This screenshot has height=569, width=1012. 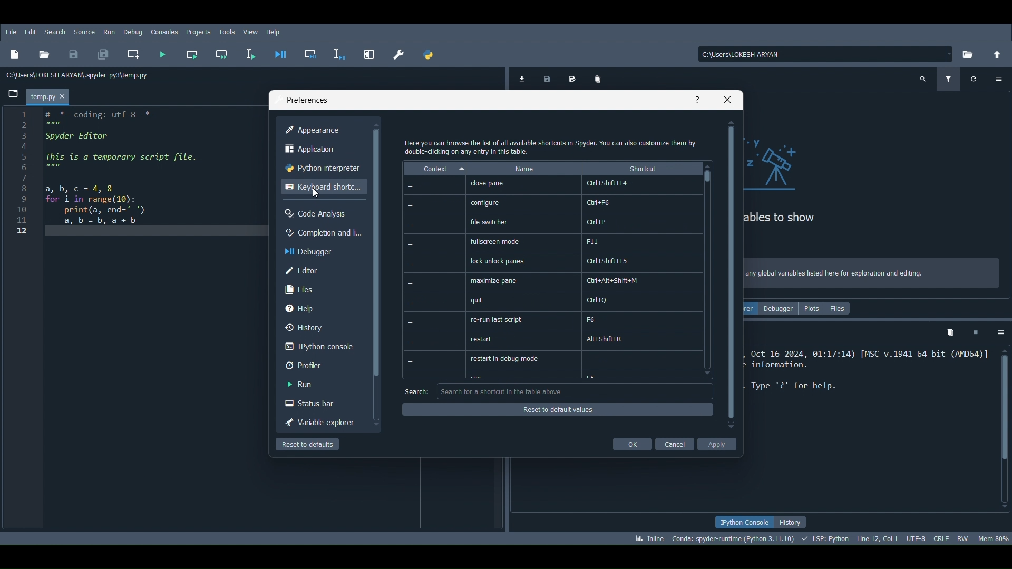 I want to click on IPython console, so click(x=317, y=346).